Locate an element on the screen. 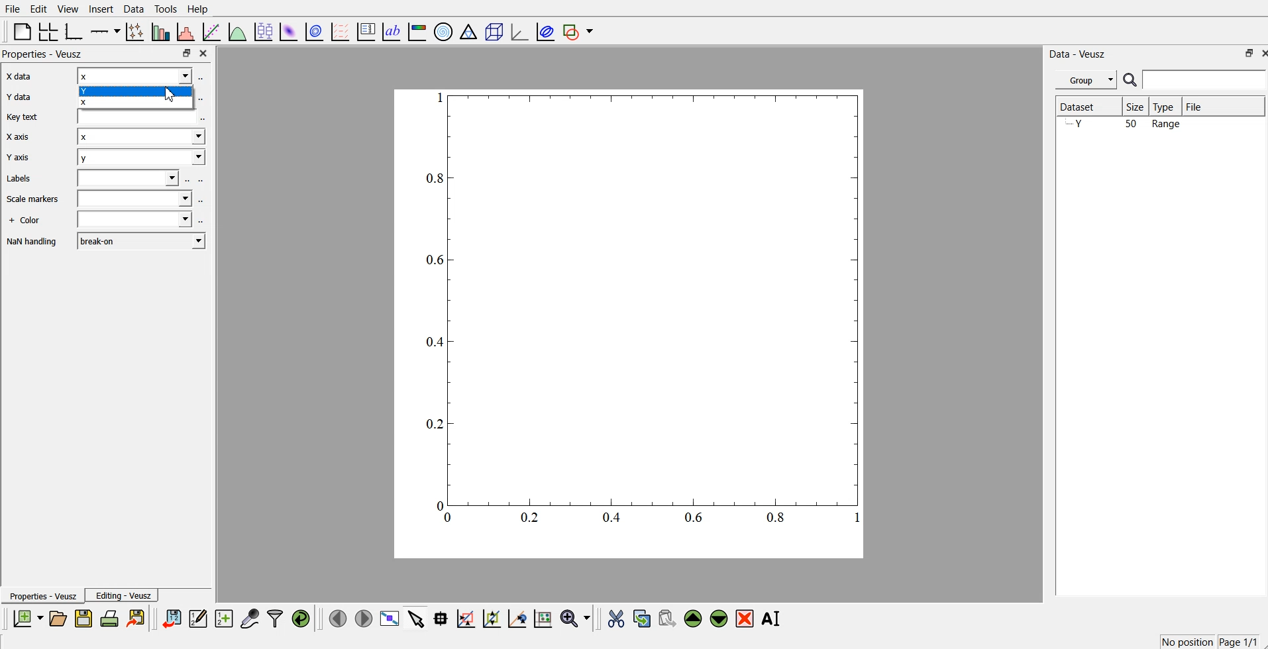 Image resolution: width=1268 pixels, height=649 pixels. cut the selected widgets is located at coordinates (617, 619).